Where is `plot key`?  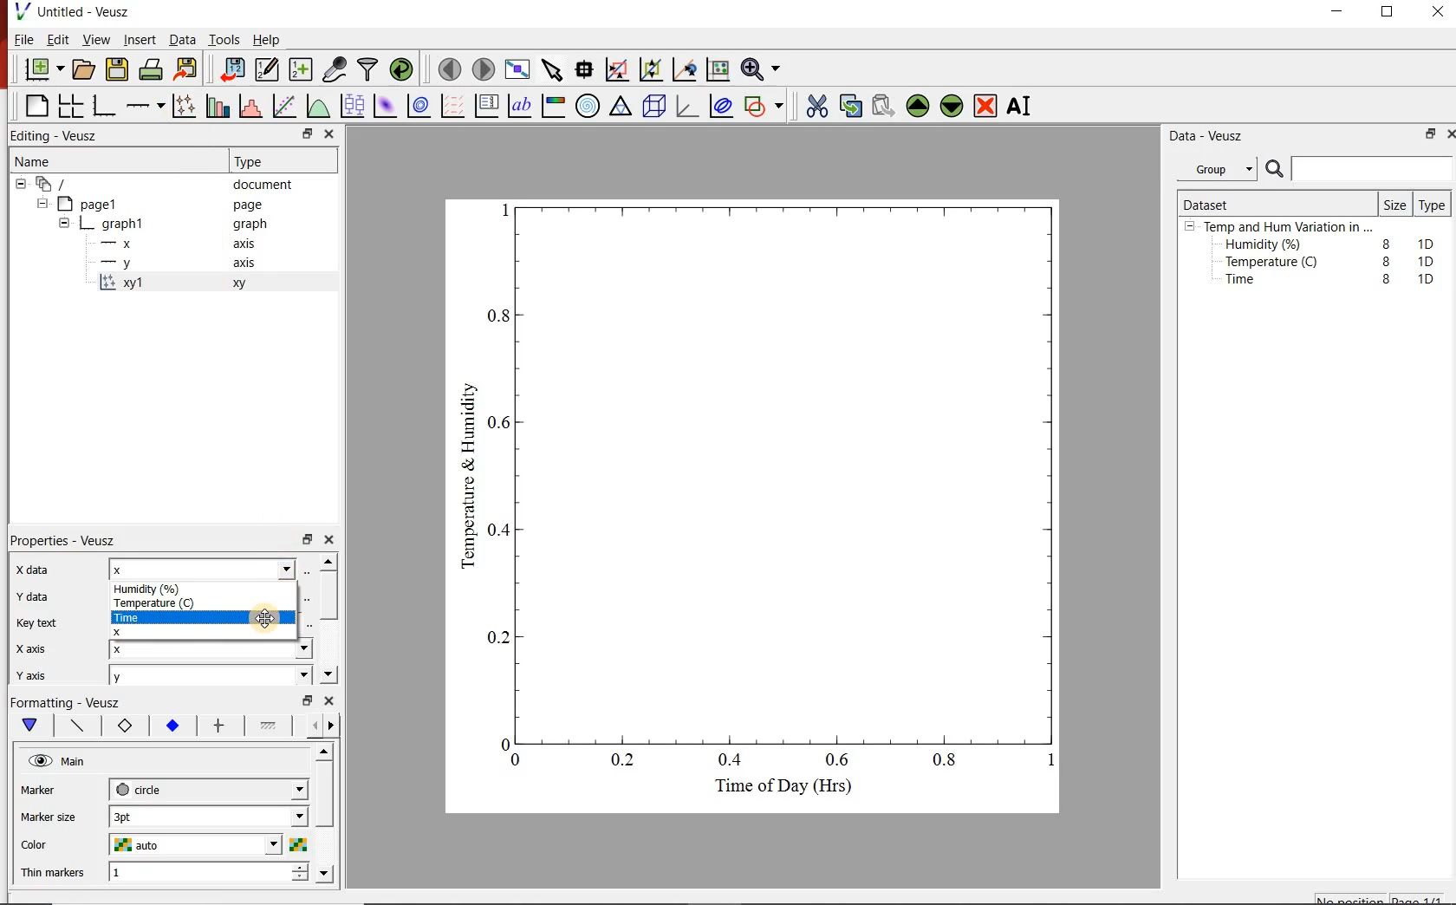 plot key is located at coordinates (490, 106).